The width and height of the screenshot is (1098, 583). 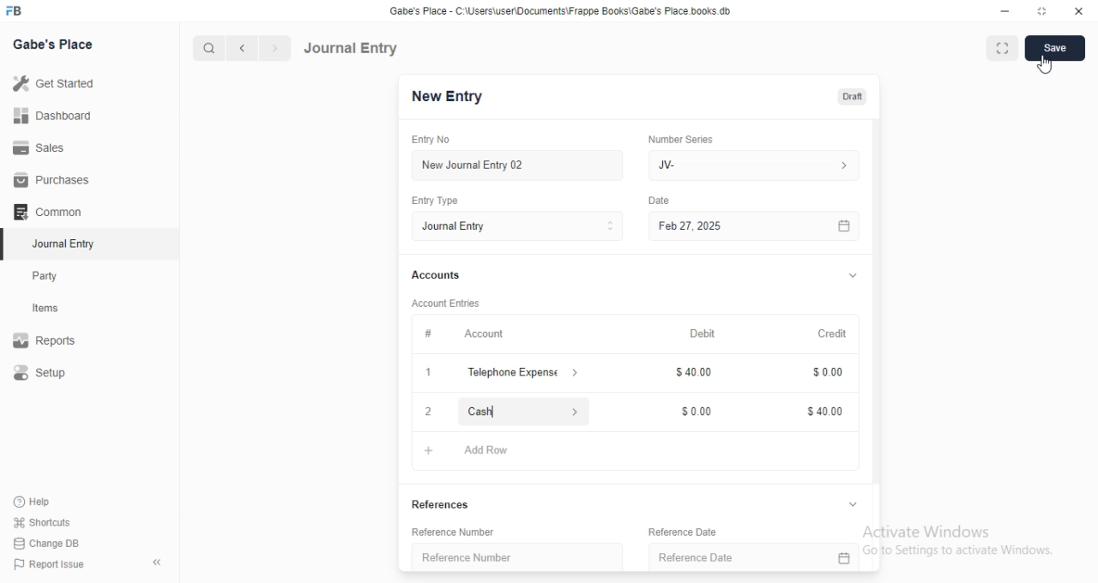 I want to click on Next, so click(x=274, y=48).